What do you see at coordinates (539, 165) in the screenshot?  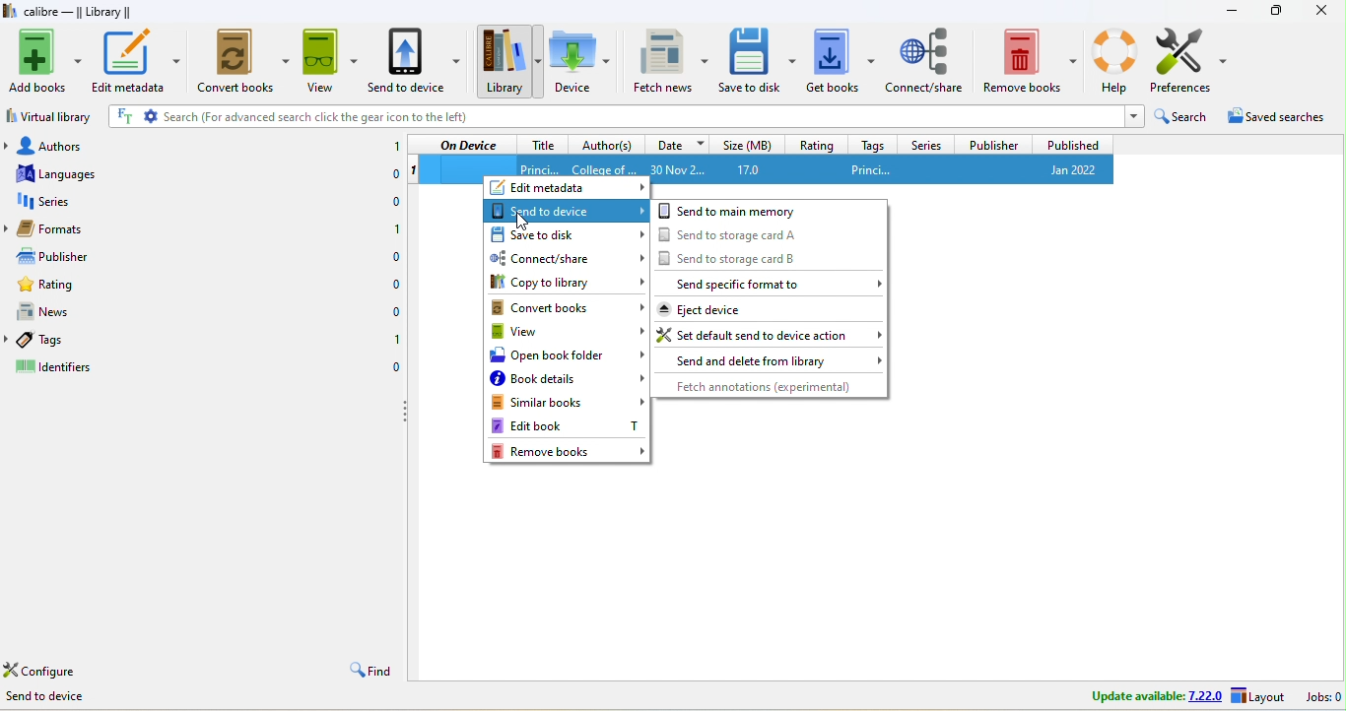 I see `title` at bounding box center [539, 165].